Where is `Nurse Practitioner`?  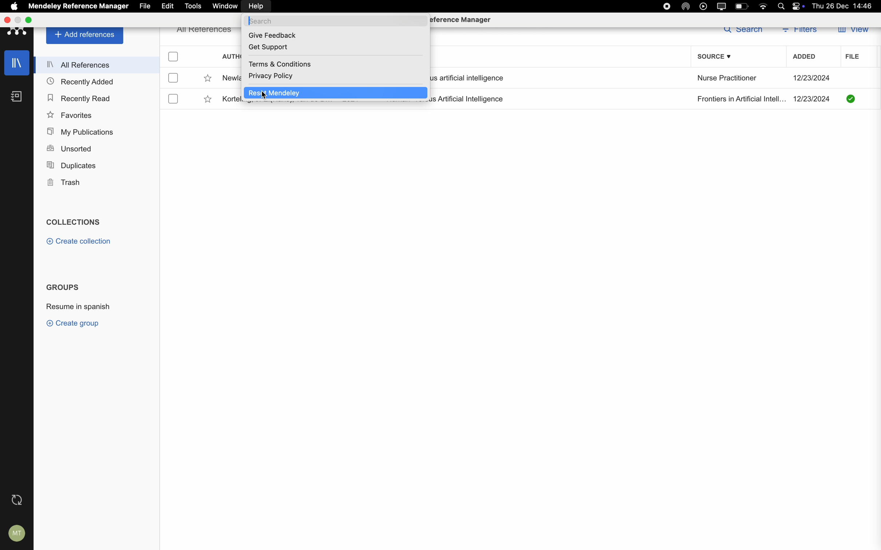 Nurse Practitioner is located at coordinates (728, 80).